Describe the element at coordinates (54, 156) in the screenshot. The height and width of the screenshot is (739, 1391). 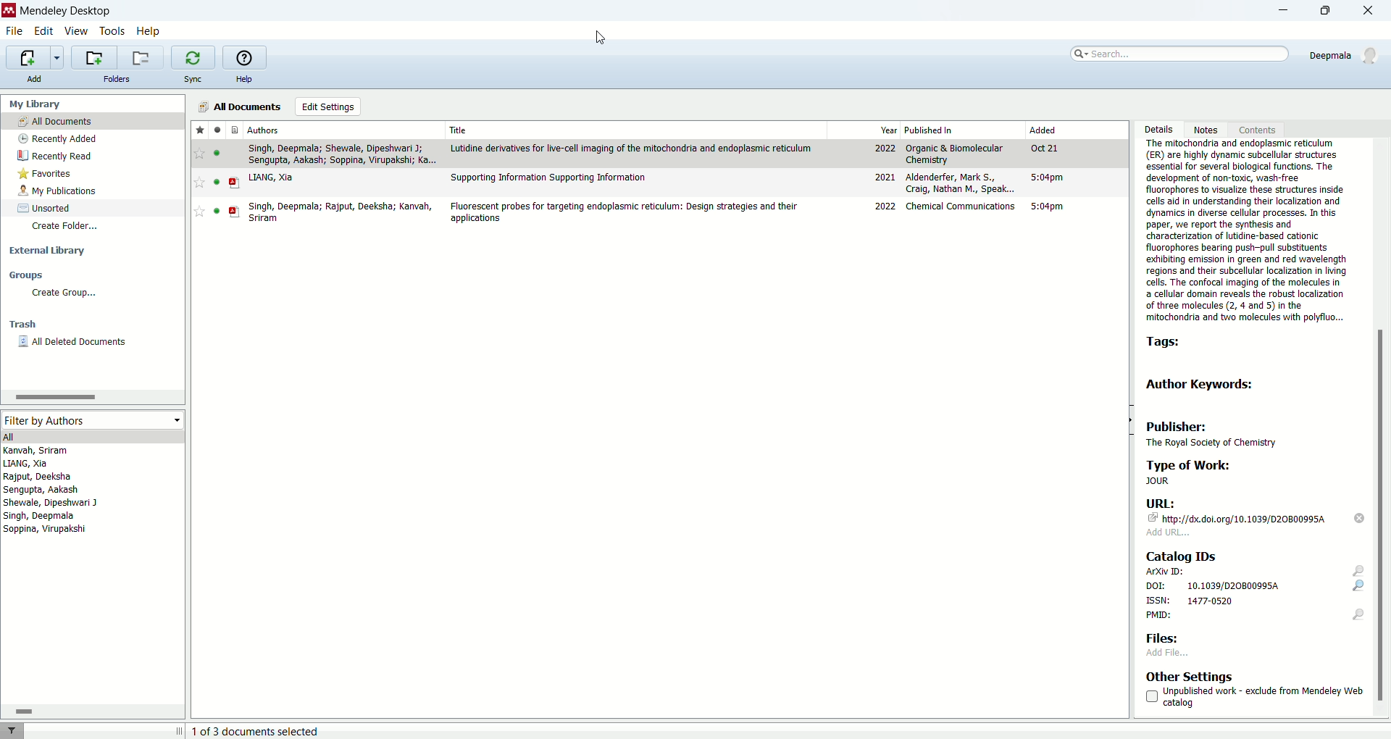
I see `recently read` at that location.